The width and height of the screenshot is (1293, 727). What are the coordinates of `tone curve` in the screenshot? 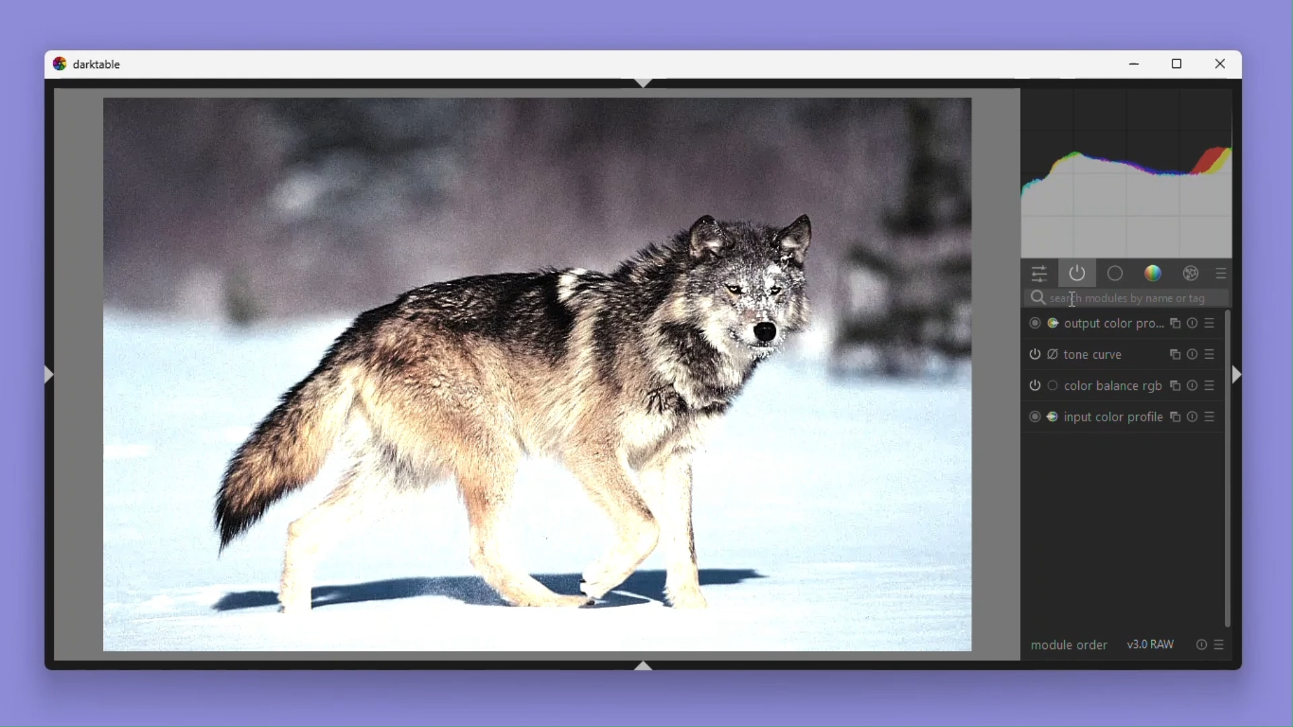 It's located at (1077, 354).